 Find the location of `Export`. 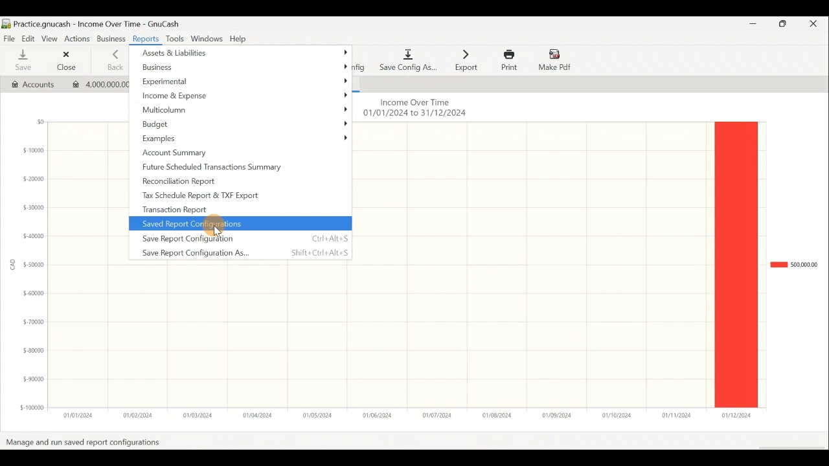

Export is located at coordinates (466, 60).